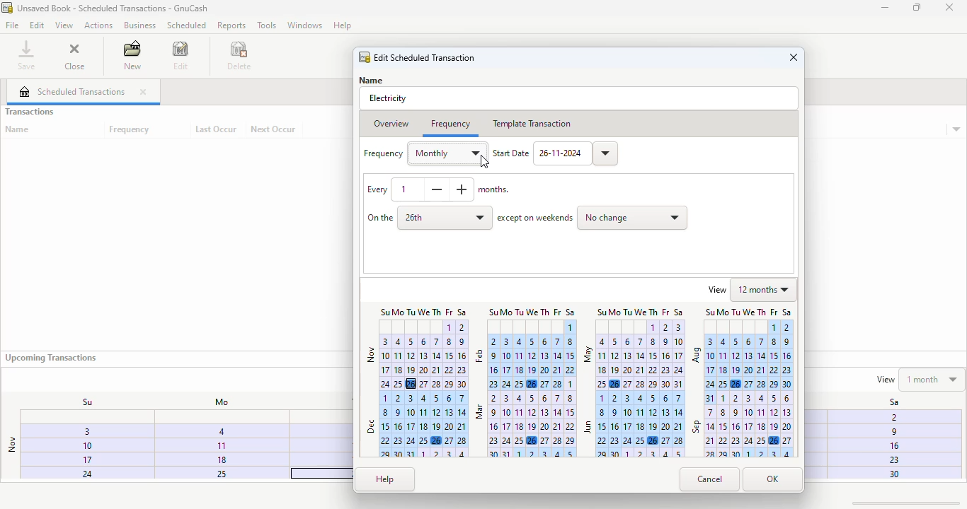 This screenshot has width=967, height=509. Describe the element at coordinates (956, 130) in the screenshot. I see `transaction details` at that location.